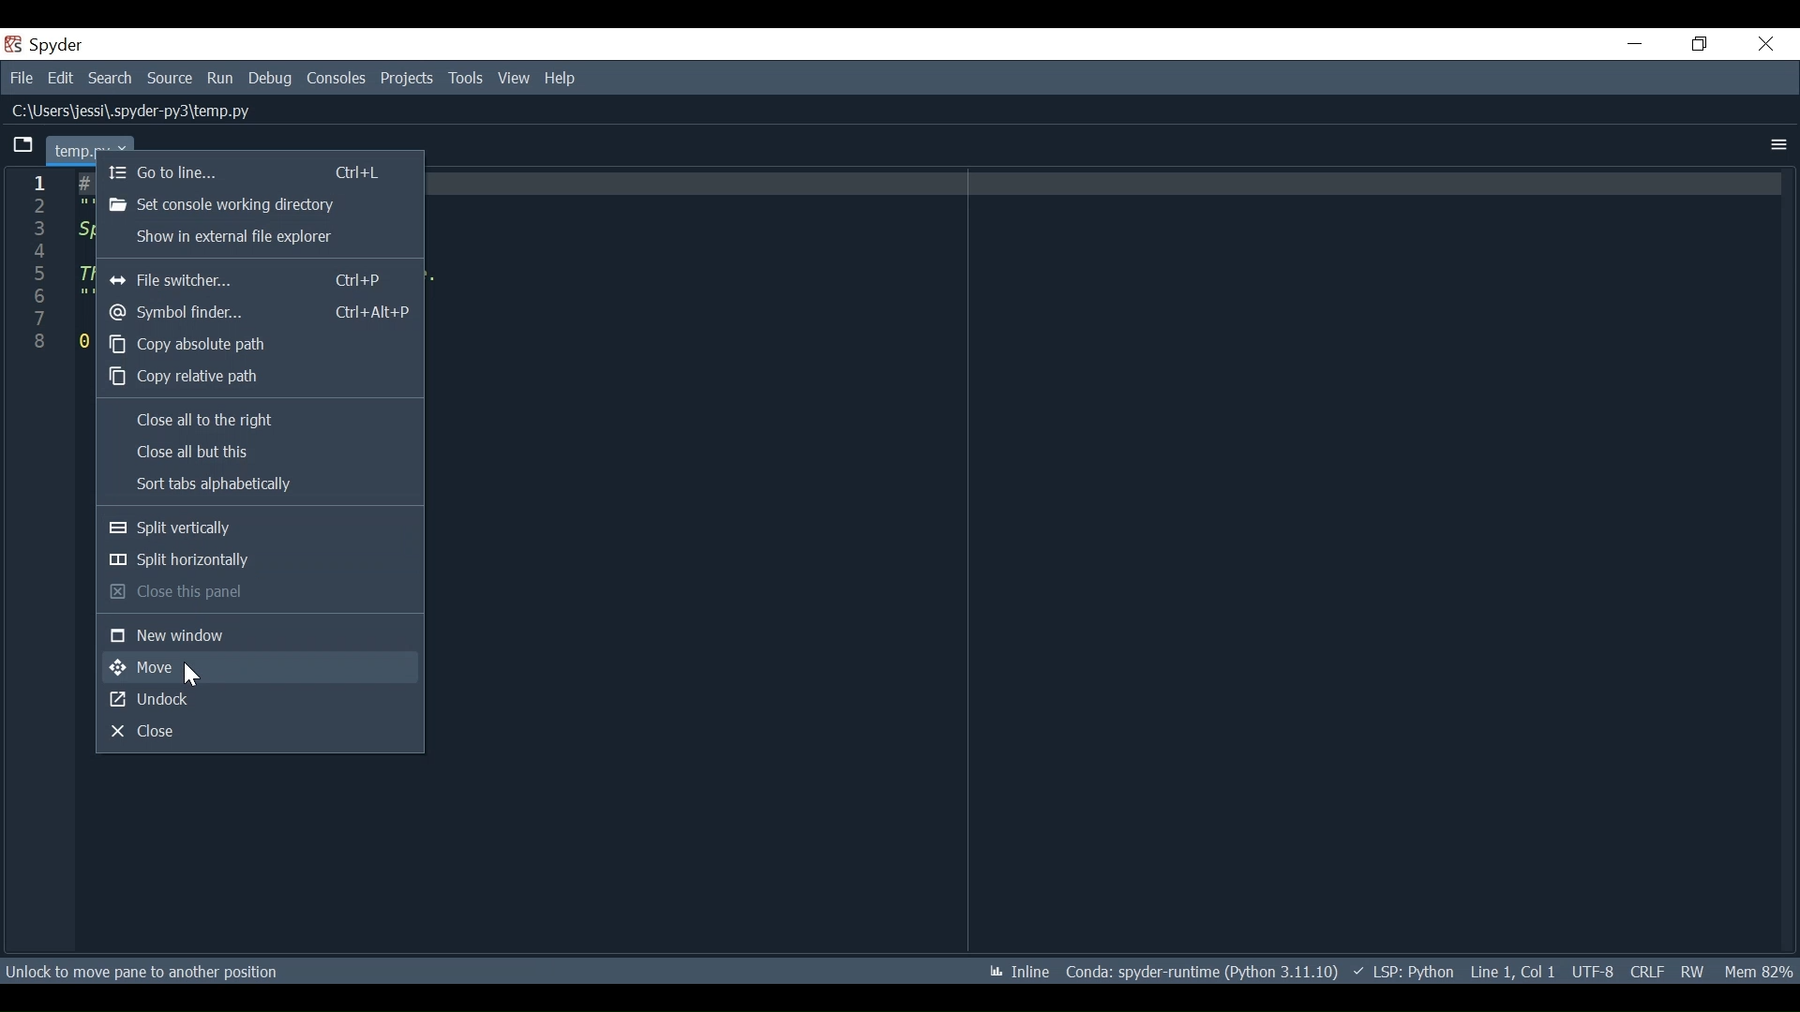 The height and width of the screenshot is (1012, 1800). What do you see at coordinates (193, 677) in the screenshot?
I see `Cursor` at bounding box center [193, 677].